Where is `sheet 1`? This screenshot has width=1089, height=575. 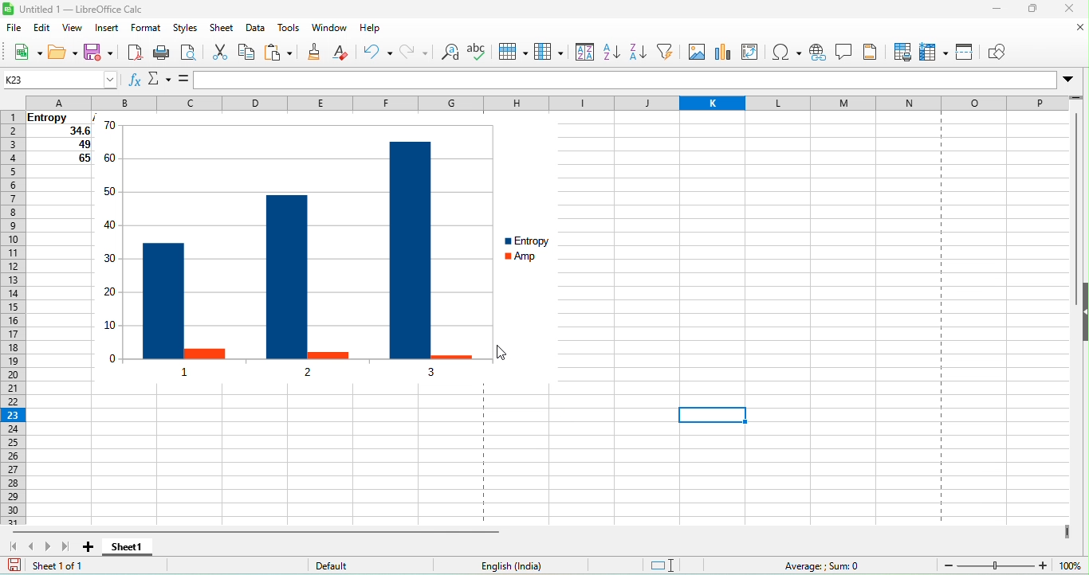 sheet 1 is located at coordinates (131, 547).